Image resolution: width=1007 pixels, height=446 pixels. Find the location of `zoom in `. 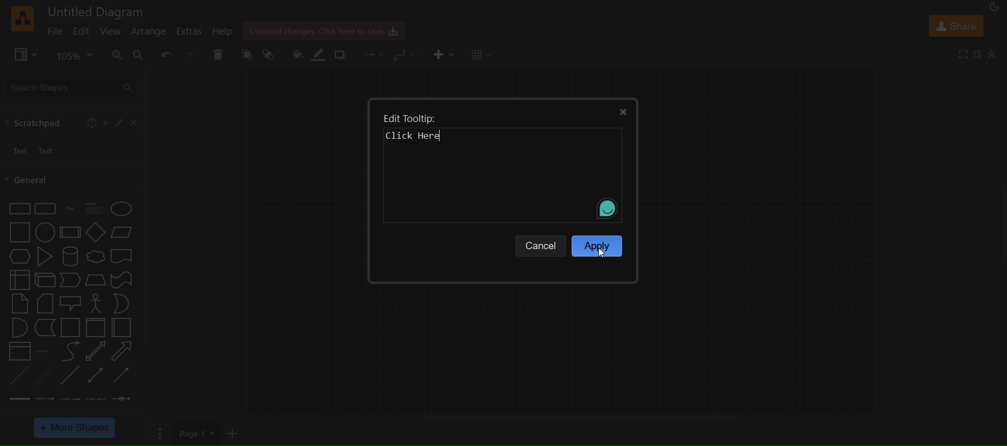

zoom in  is located at coordinates (117, 54).